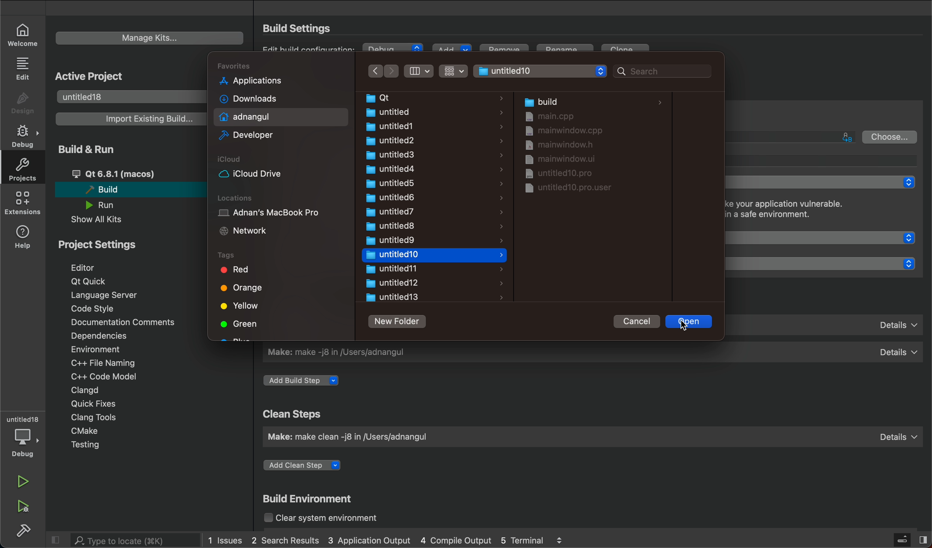  What do you see at coordinates (22, 172) in the screenshot?
I see `projects` at bounding box center [22, 172].